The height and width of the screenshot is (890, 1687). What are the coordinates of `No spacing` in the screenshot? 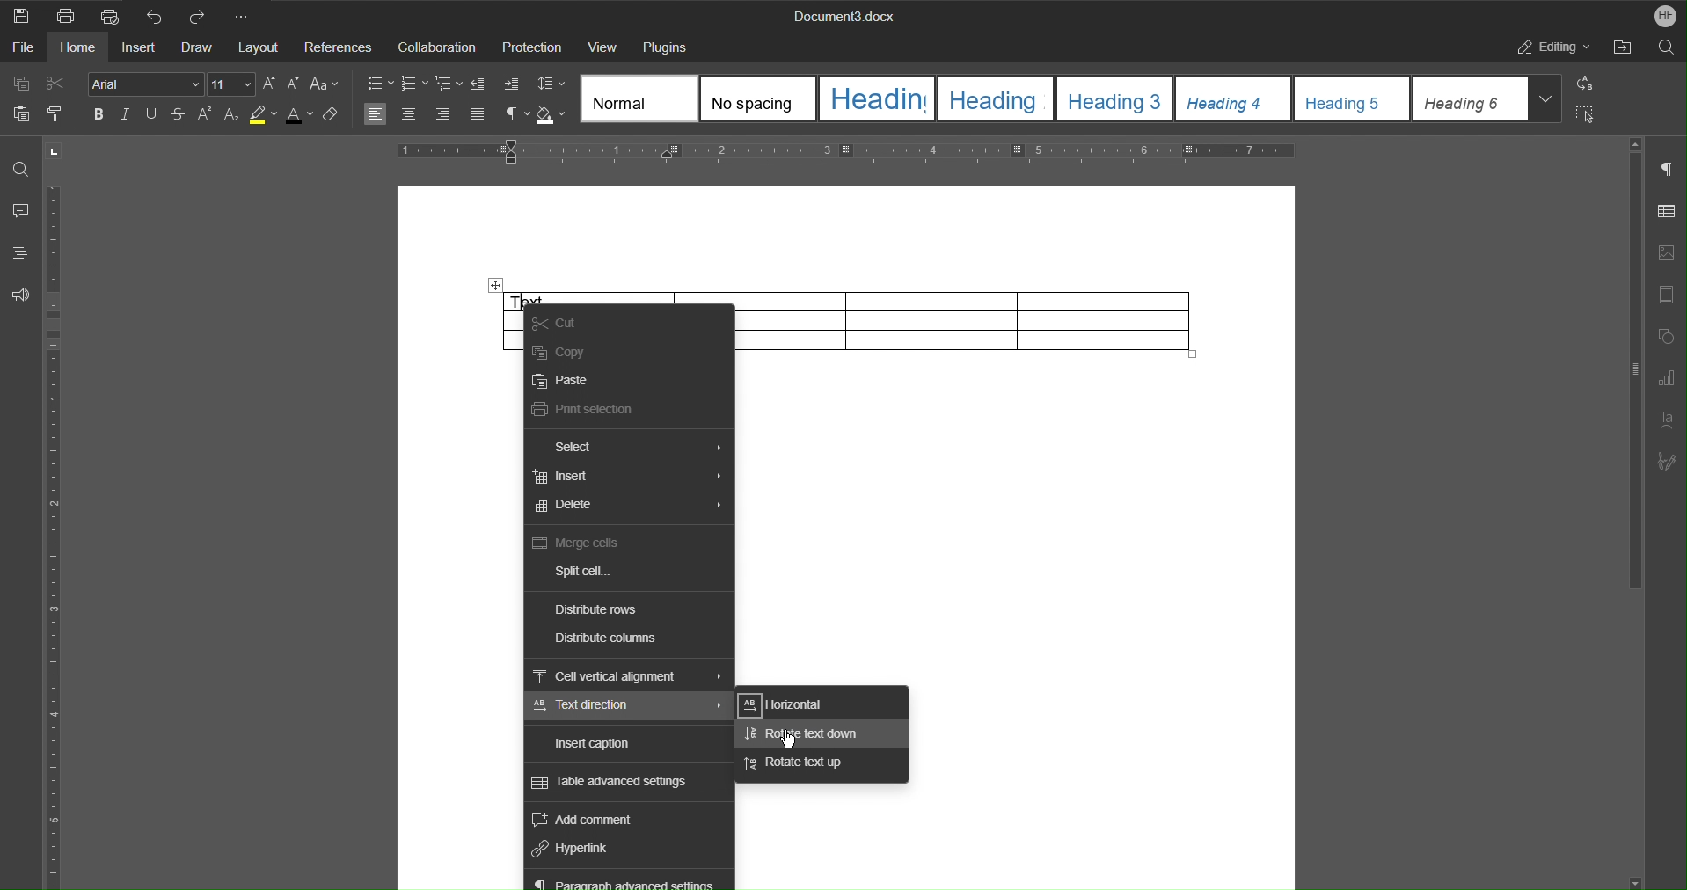 It's located at (758, 99).